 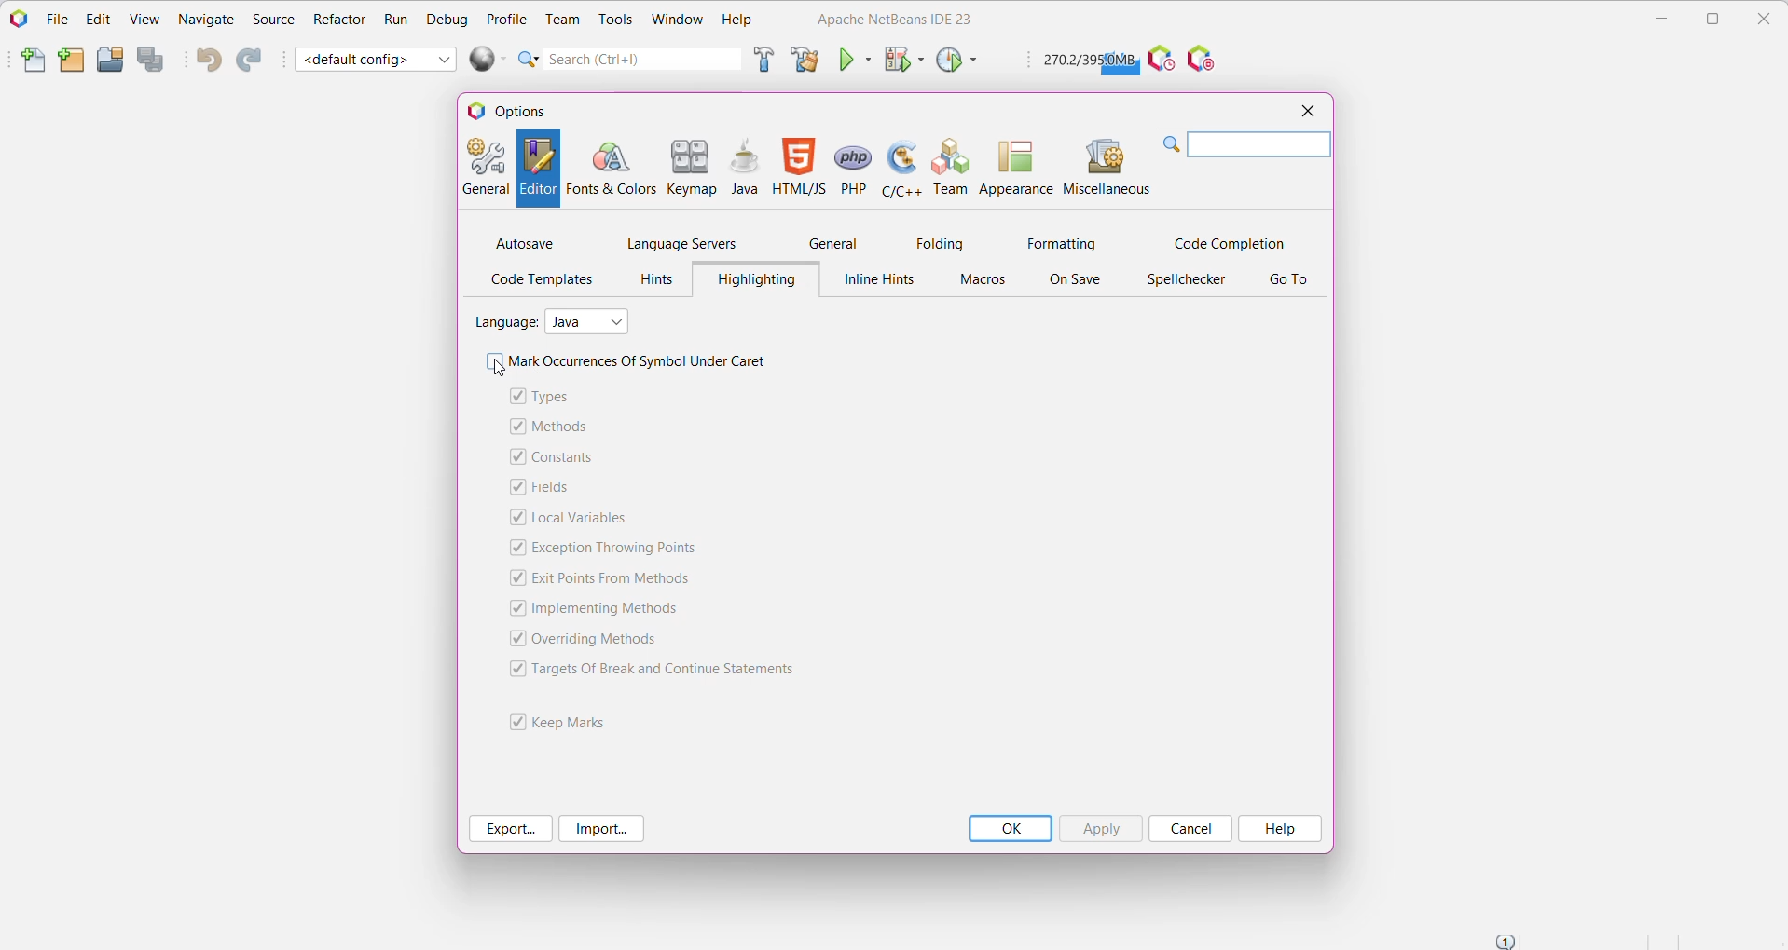 What do you see at coordinates (377, 58) in the screenshot?
I see `Set Project Configuration` at bounding box center [377, 58].